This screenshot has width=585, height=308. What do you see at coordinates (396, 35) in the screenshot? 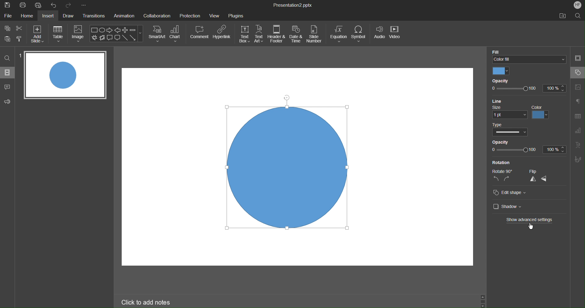
I see `Video` at bounding box center [396, 35].